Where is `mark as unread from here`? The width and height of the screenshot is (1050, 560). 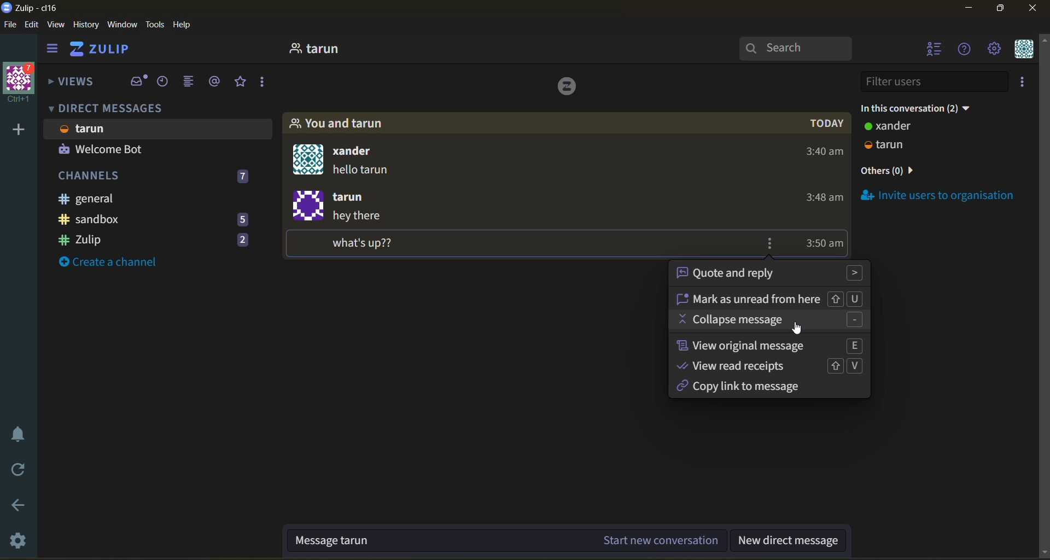
mark as unread from here is located at coordinates (773, 297).